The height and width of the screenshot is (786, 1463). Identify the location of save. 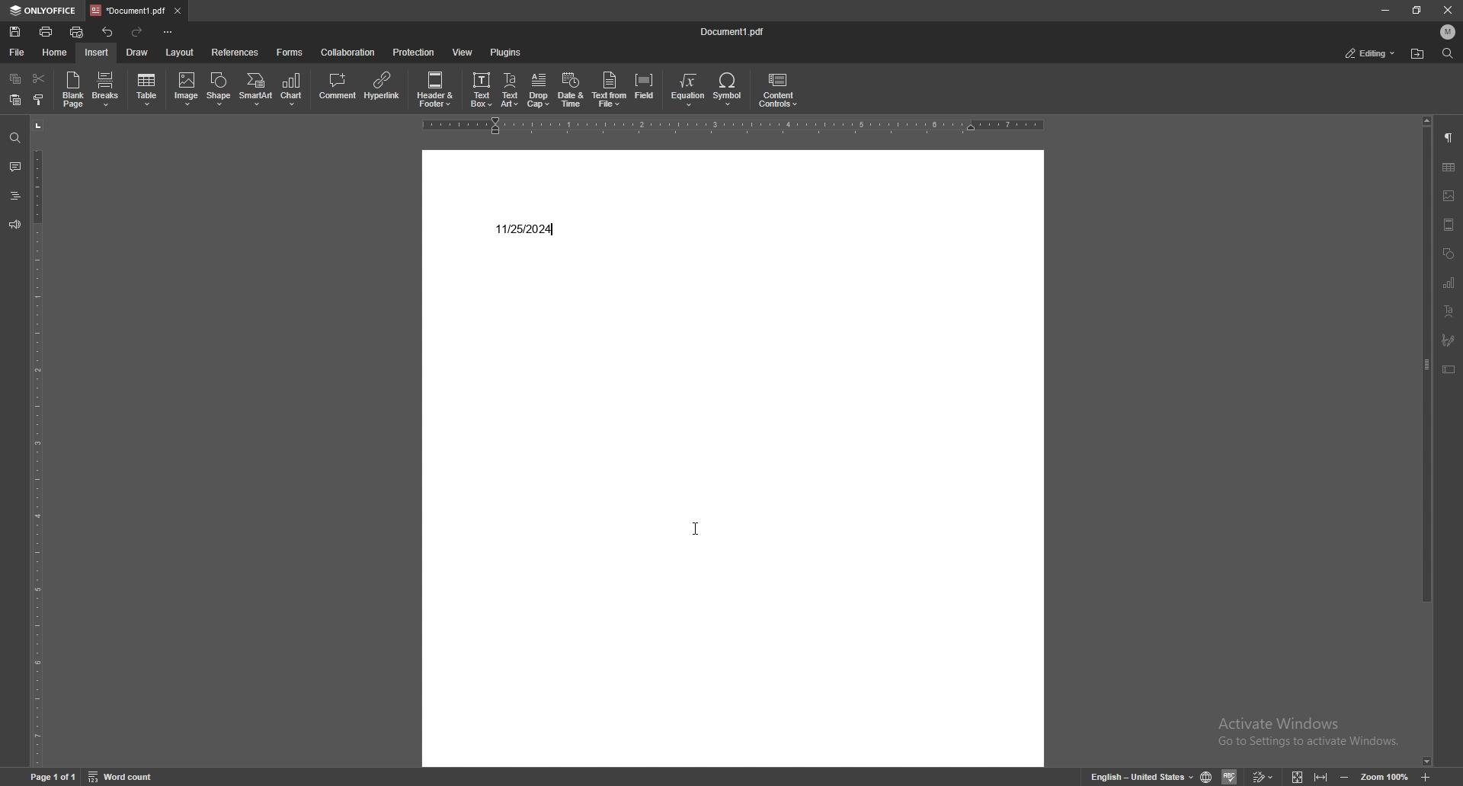
(15, 32).